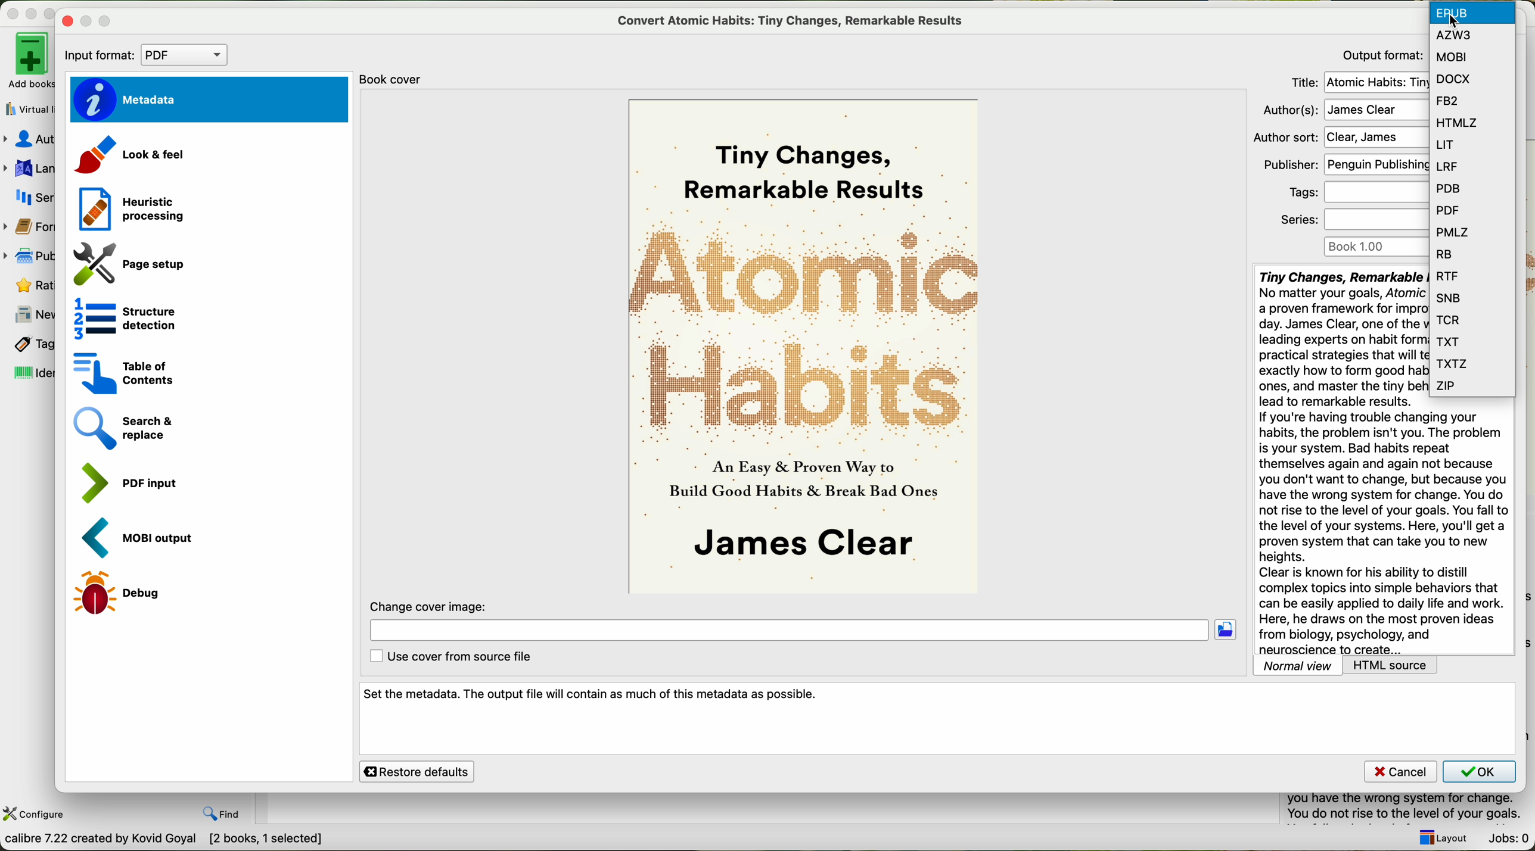 The width and height of the screenshot is (1535, 851). I want to click on click on EPUB, so click(1474, 12).